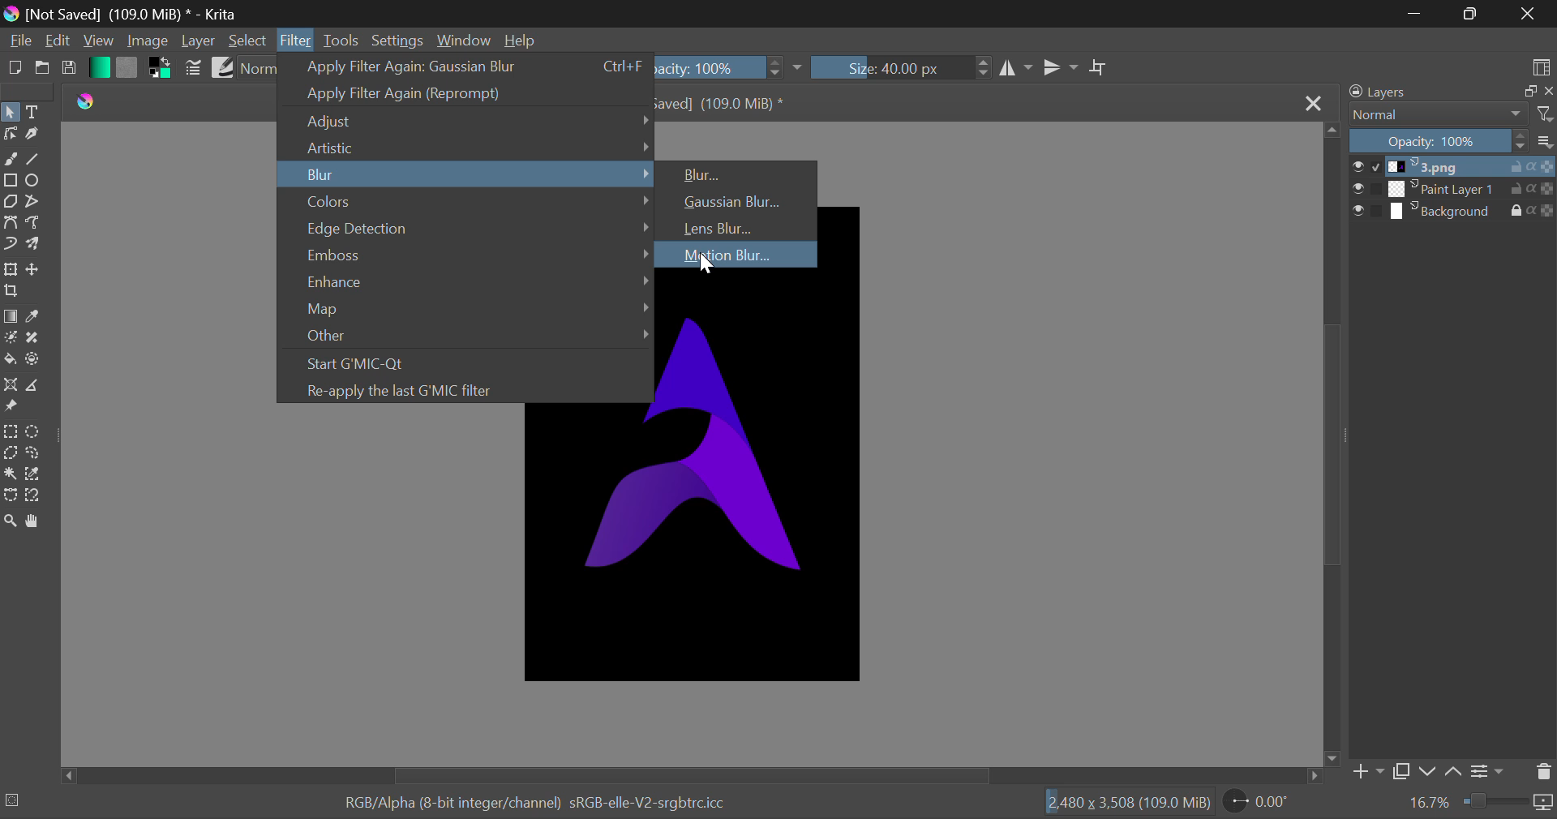 Image resolution: width=1557 pixels, height=819 pixels. Describe the element at coordinates (10, 495) in the screenshot. I see `Bezier Curve Selection Tool` at that location.